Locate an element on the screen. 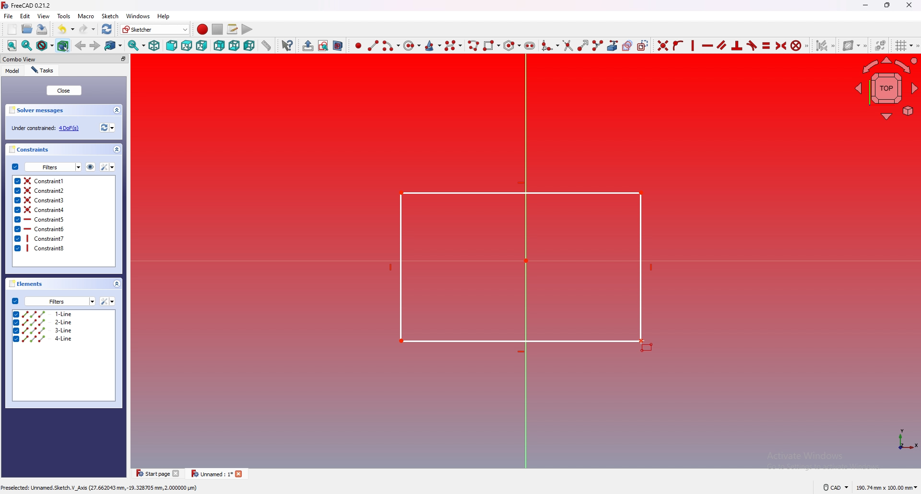 The image size is (921, 494). create rectangle is located at coordinates (492, 45).